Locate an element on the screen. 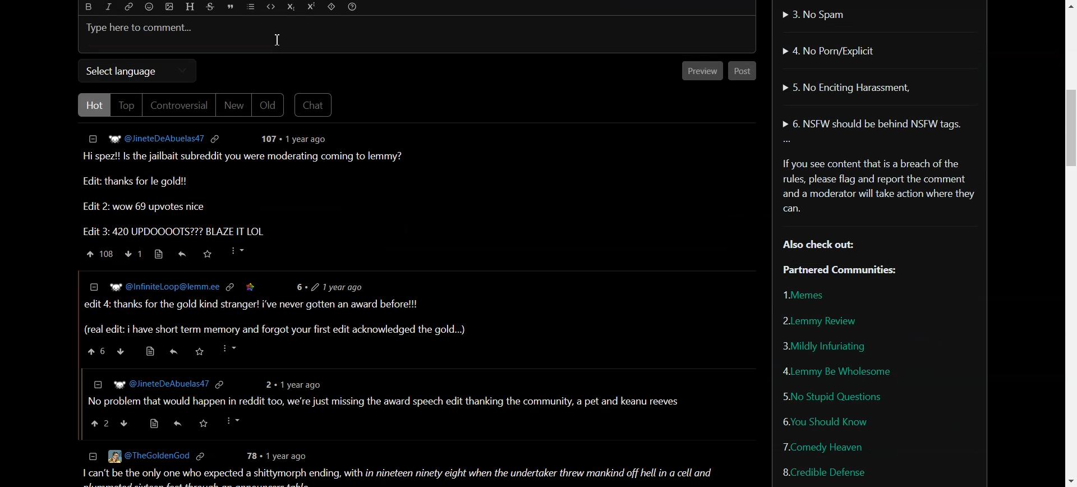  Text is located at coordinates (862, 243).